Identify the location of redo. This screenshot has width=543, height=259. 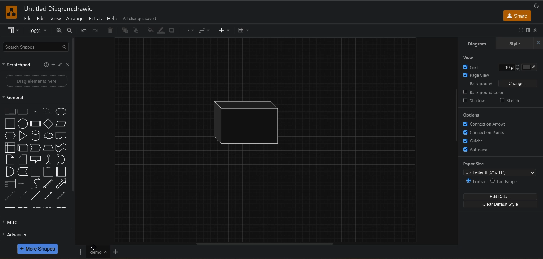
(96, 30).